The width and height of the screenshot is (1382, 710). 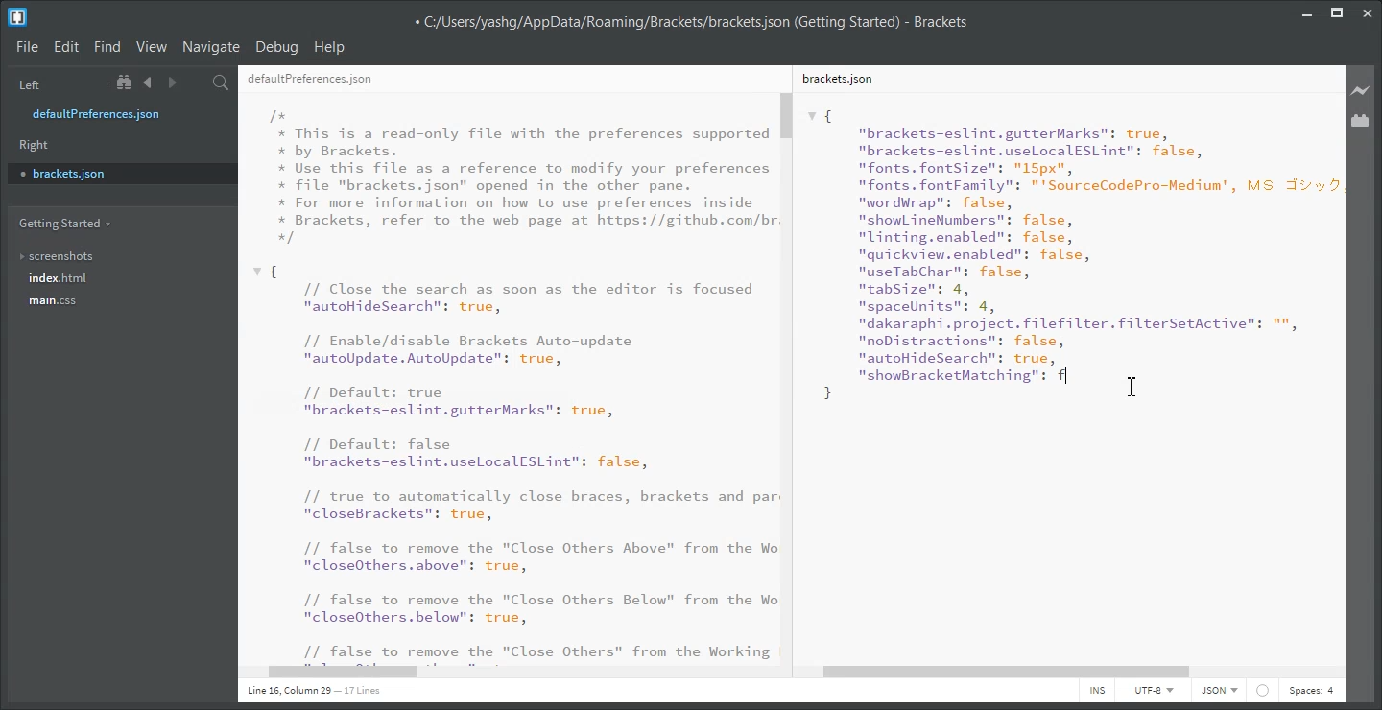 I want to click on UTF-8, so click(x=1153, y=690).